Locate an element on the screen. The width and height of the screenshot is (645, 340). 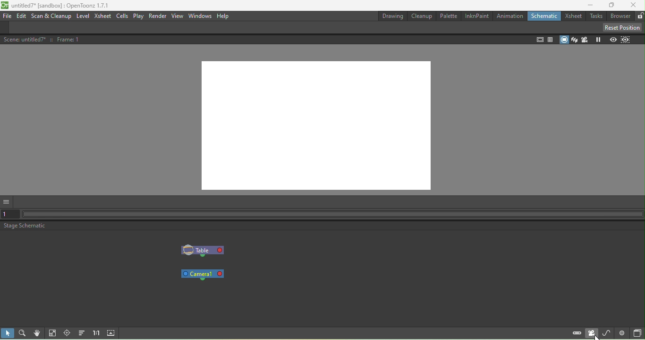
Browser is located at coordinates (620, 17).